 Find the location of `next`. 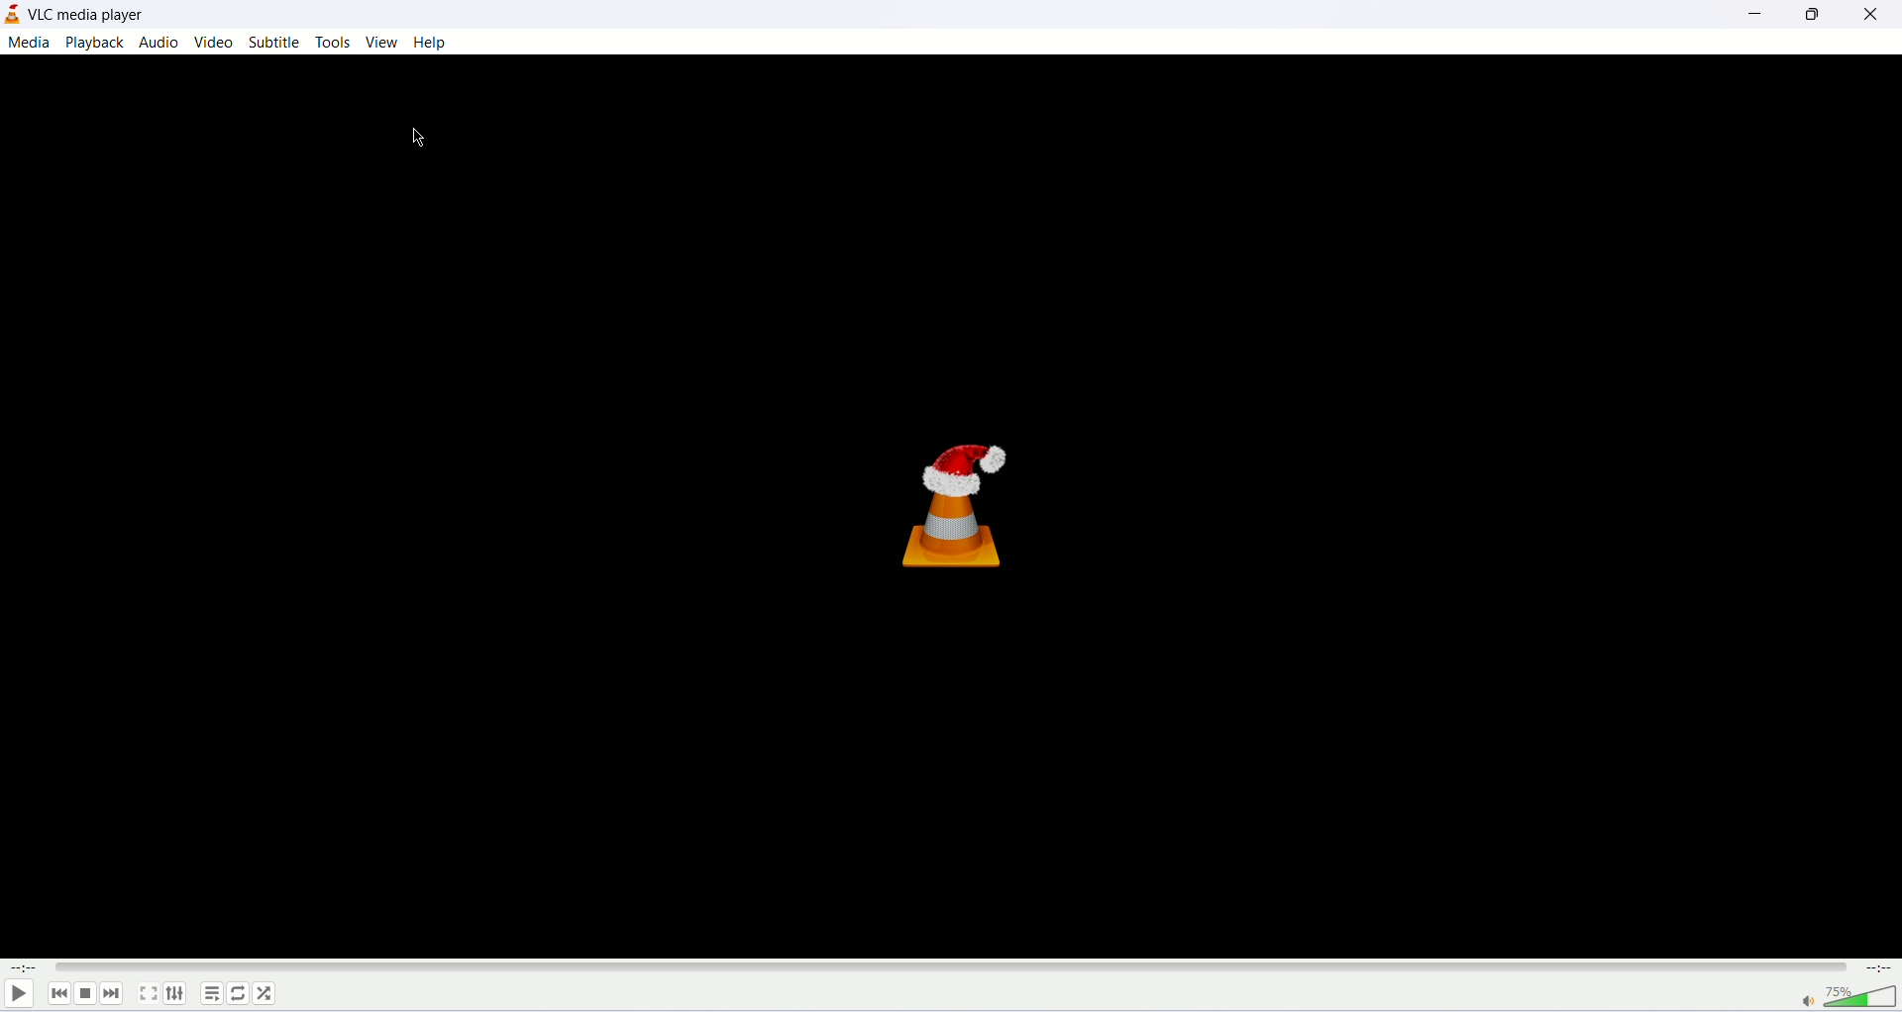

next is located at coordinates (111, 992).